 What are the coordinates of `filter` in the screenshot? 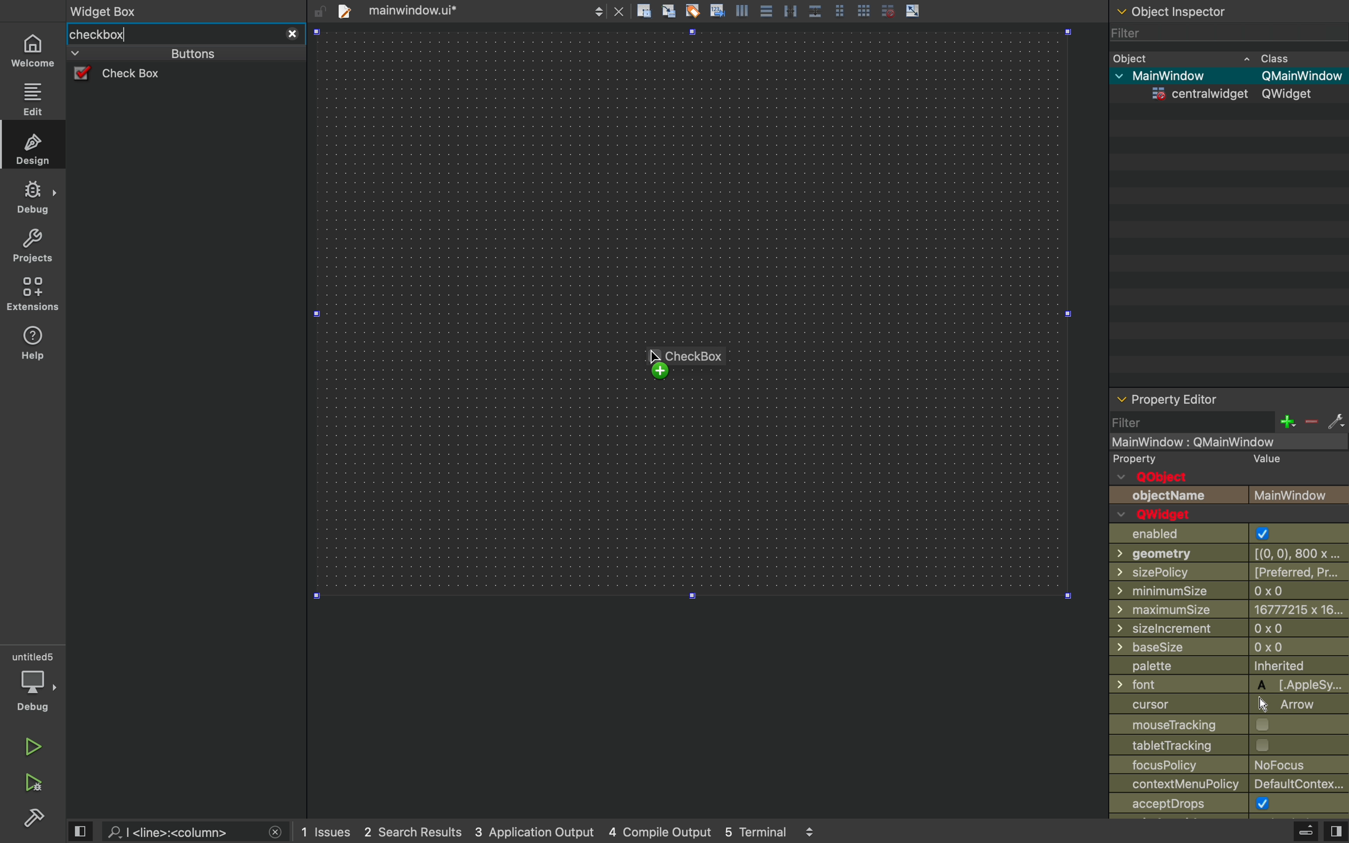 It's located at (1192, 421).